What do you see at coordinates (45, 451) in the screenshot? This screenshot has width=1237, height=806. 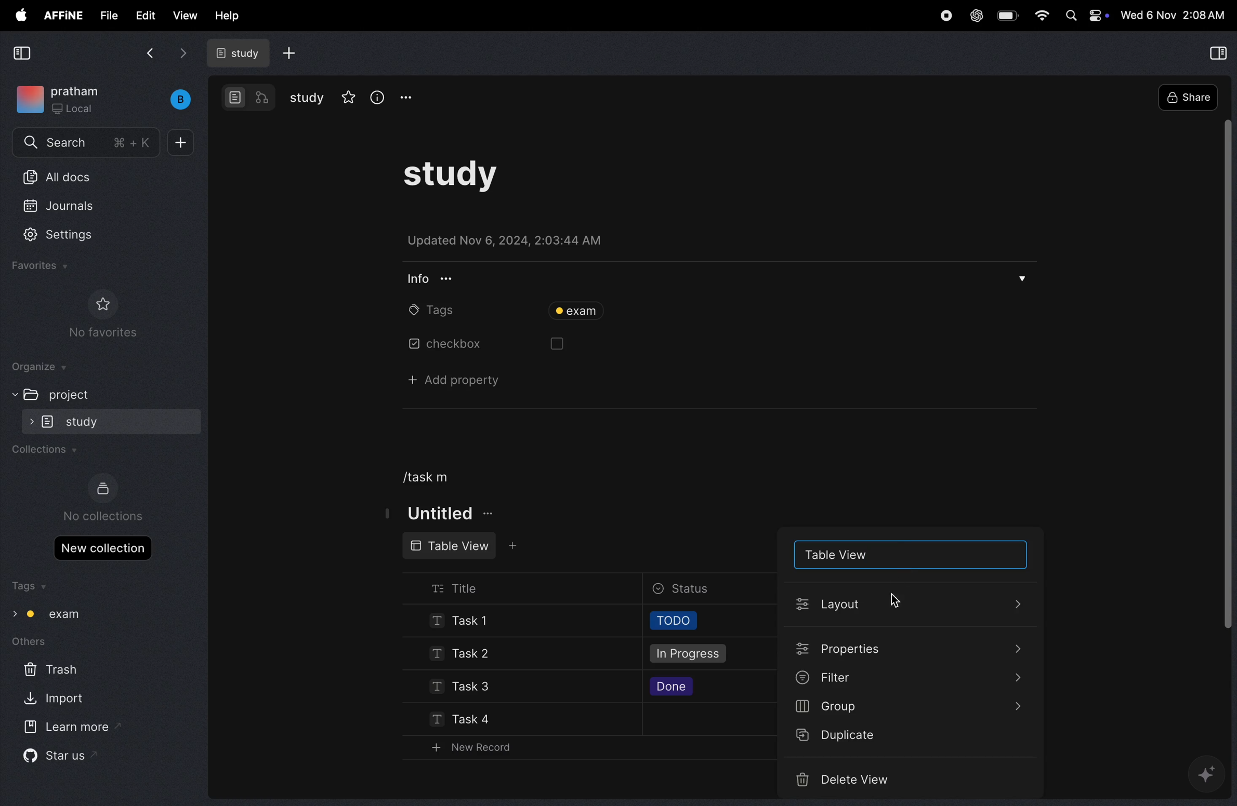 I see `collections` at bounding box center [45, 451].